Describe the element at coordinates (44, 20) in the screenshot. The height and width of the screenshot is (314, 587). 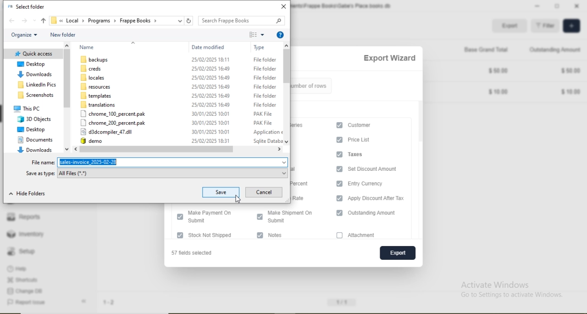
I see `move` at that location.